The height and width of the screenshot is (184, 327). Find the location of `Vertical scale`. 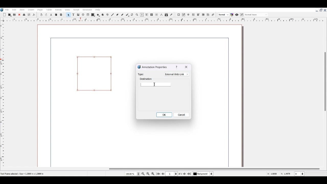

Vertical scale is located at coordinates (160, 20).